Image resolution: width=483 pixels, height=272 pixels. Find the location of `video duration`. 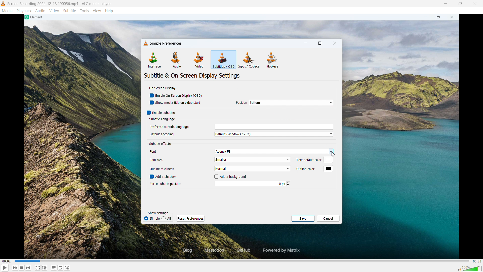

video duration is located at coordinates (477, 261).